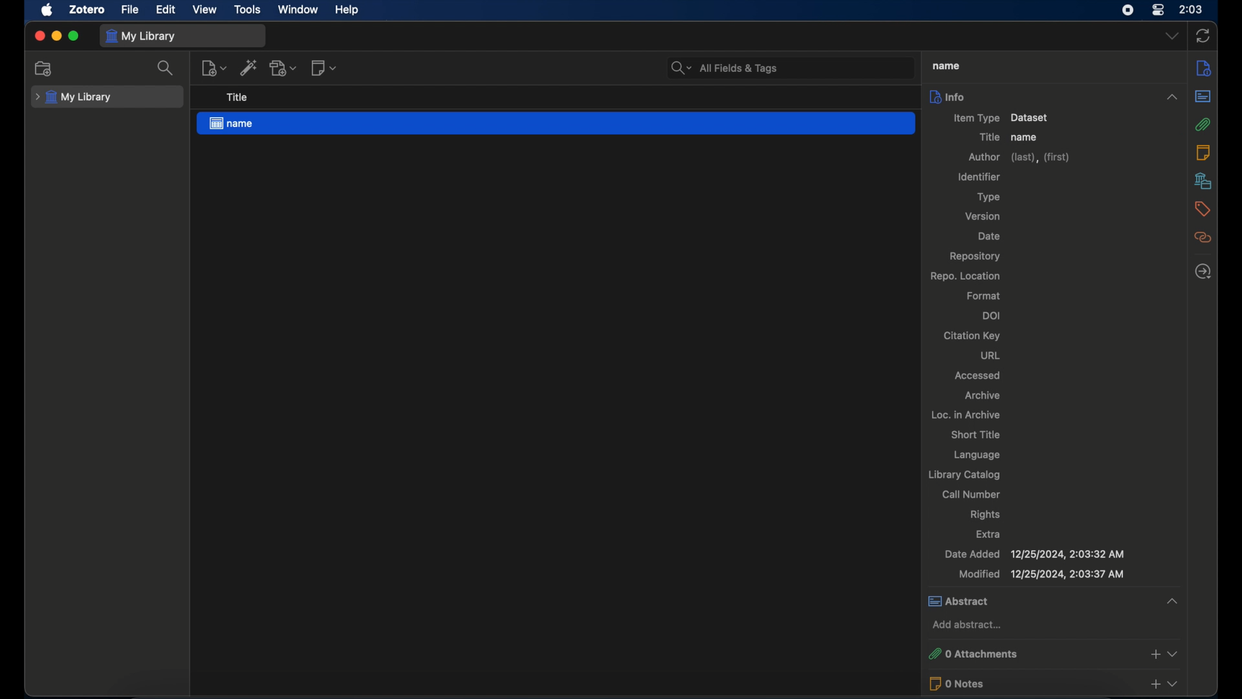 The height and width of the screenshot is (699, 1242). I want to click on tags, so click(1204, 209).